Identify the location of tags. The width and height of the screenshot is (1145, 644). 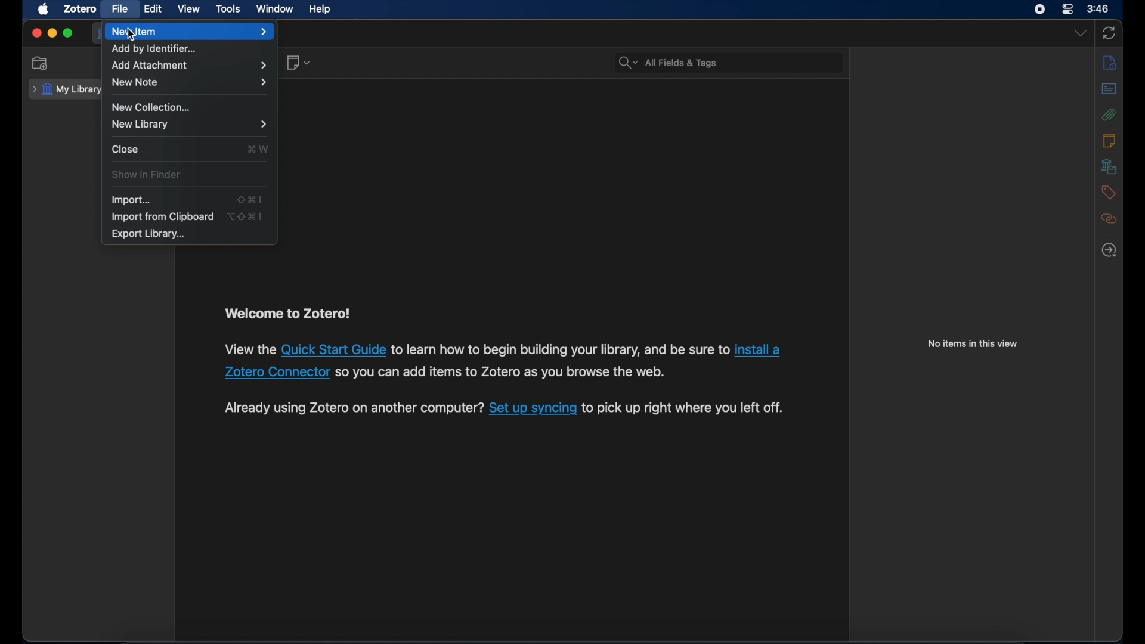
(1109, 193).